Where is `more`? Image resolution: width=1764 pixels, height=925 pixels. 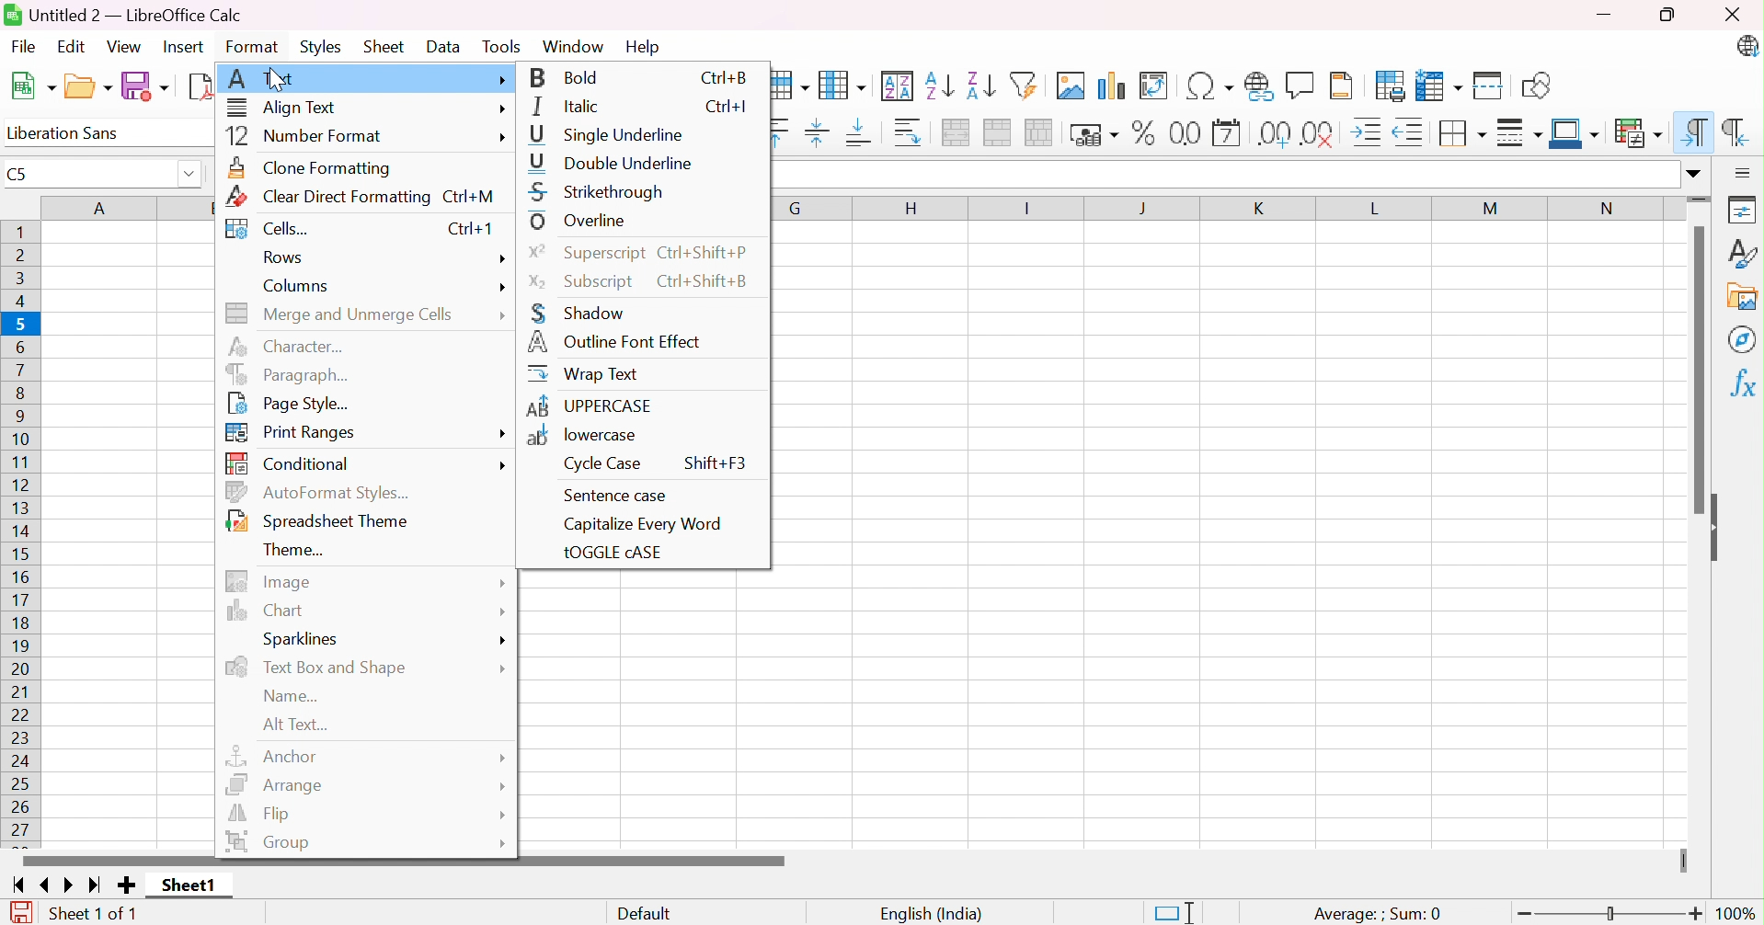 more is located at coordinates (501, 138).